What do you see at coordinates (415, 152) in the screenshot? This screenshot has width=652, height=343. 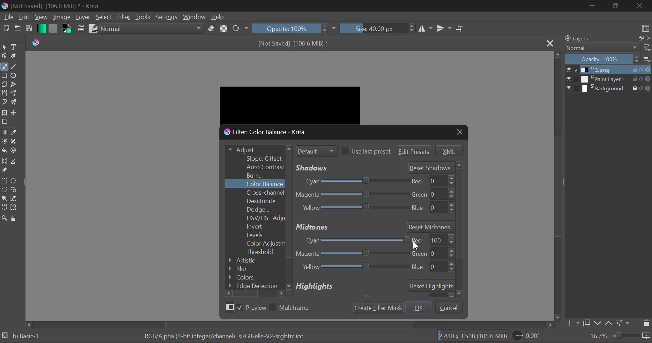 I see `Edit Presets` at bounding box center [415, 152].